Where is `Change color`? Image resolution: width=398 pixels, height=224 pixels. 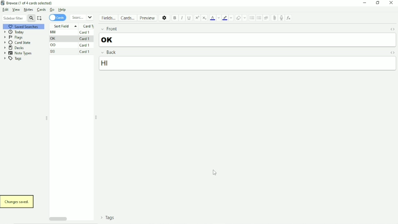
Change color is located at coordinates (231, 18).